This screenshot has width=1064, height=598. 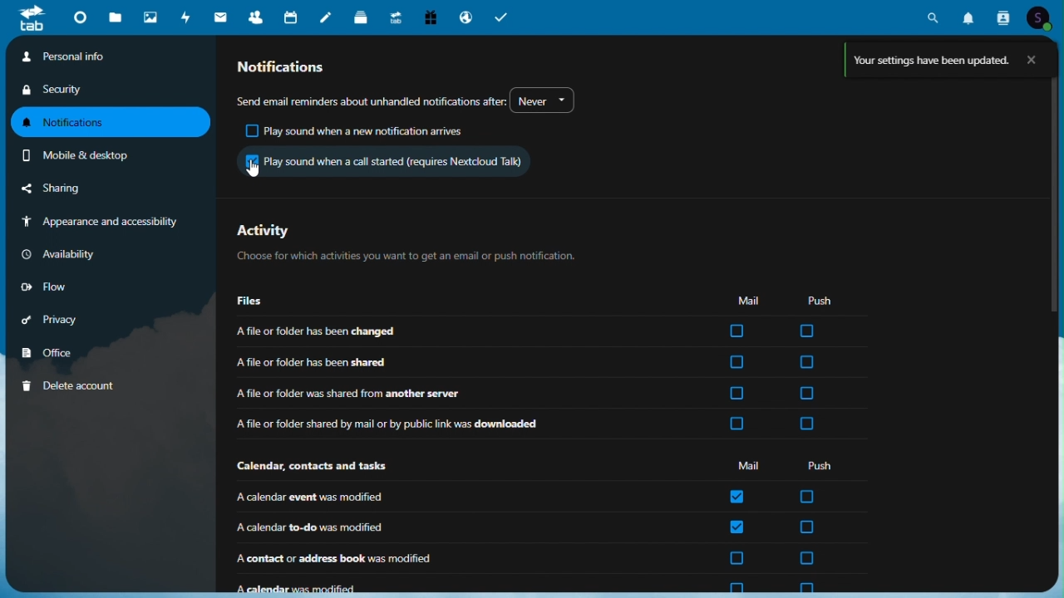 I want to click on tab, so click(x=26, y=17).